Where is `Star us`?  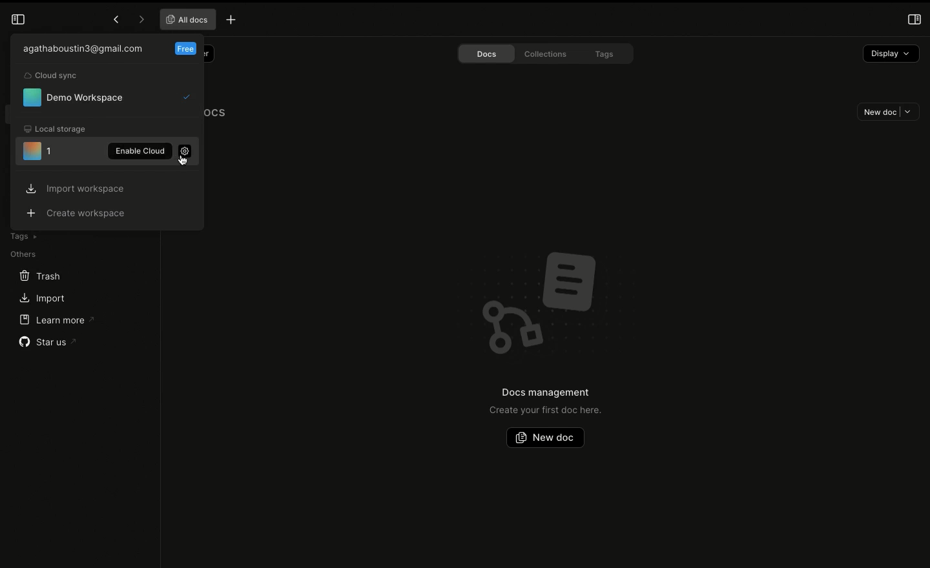 Star us is located at coordinates (46, 340).